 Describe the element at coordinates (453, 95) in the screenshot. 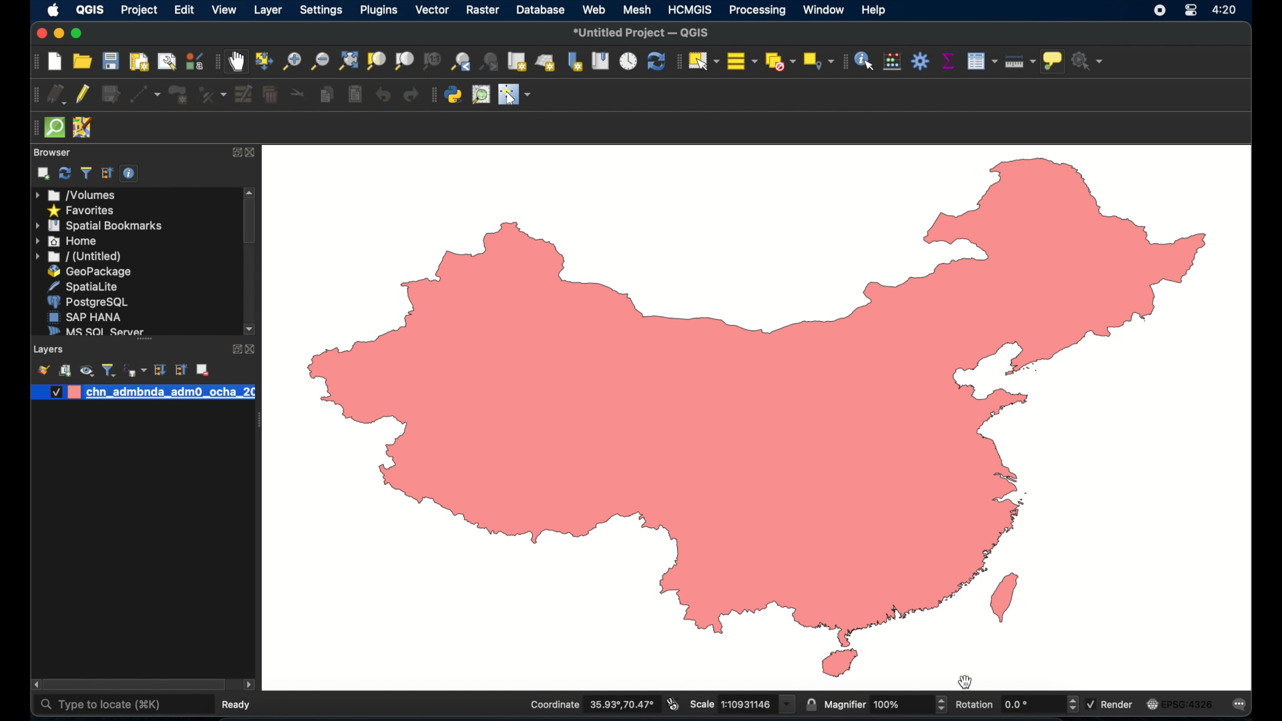

I see `python console` at that location.